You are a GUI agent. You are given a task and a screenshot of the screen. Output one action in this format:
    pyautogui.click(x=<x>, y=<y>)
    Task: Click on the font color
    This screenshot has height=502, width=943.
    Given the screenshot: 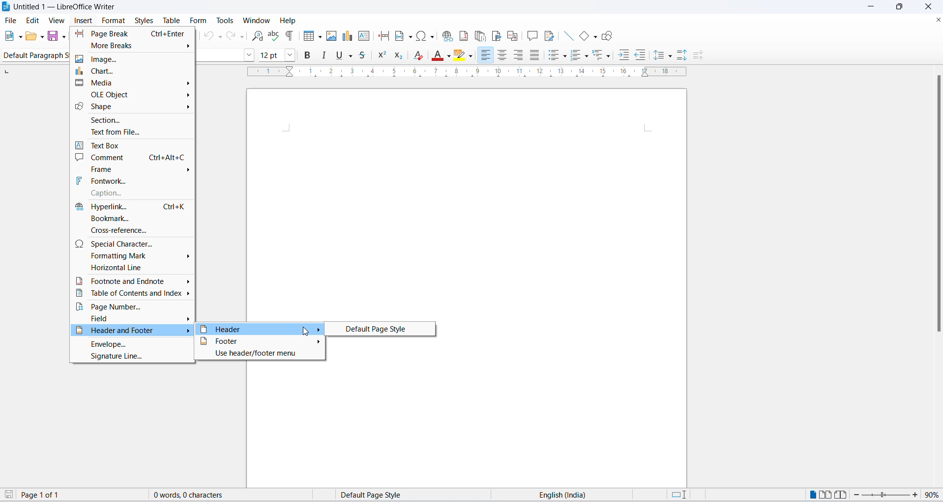 What is the action you would take?
    pyautogui.click(x=436, y=56)
    